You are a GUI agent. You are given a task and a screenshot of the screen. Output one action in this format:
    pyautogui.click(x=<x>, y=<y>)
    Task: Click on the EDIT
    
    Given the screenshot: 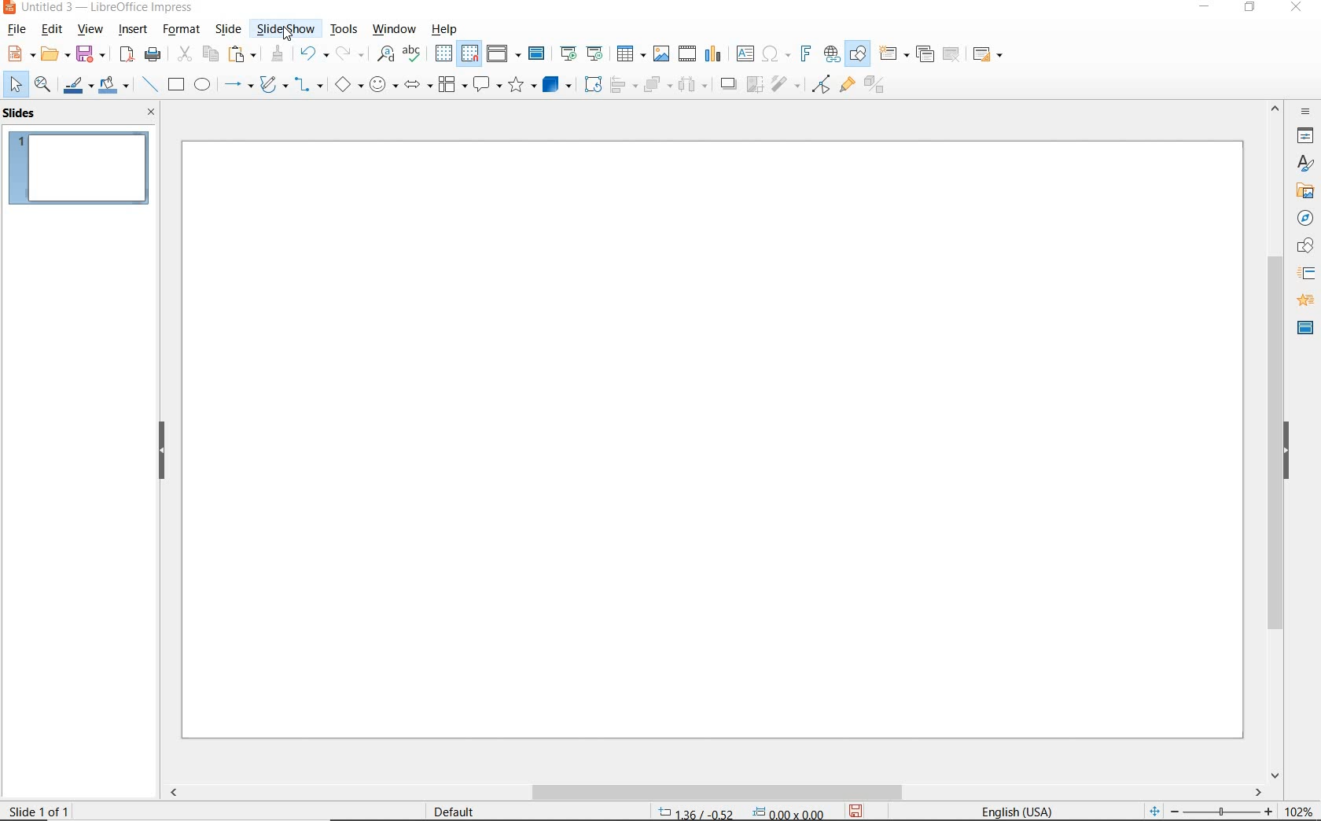 What is the action you would take?
    pyautogui.click(x=51, y=30)
    